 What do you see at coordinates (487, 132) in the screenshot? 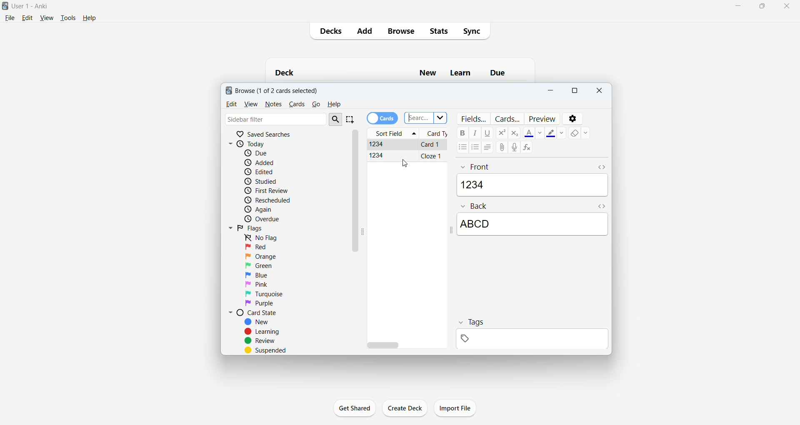
I see `underline` at bounding box center [487, 132].